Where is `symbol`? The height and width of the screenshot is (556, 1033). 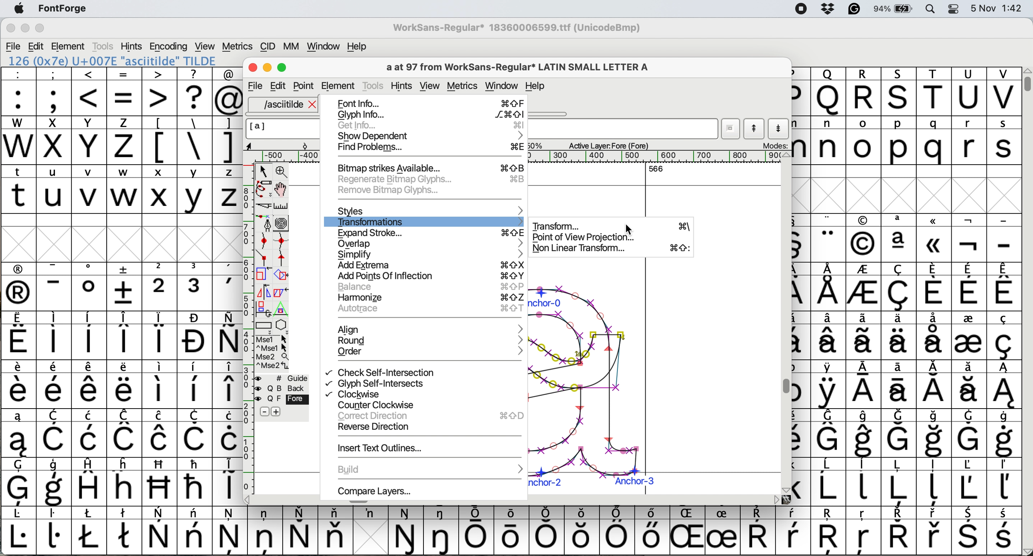 symbol is located at coordinates (477, 531).